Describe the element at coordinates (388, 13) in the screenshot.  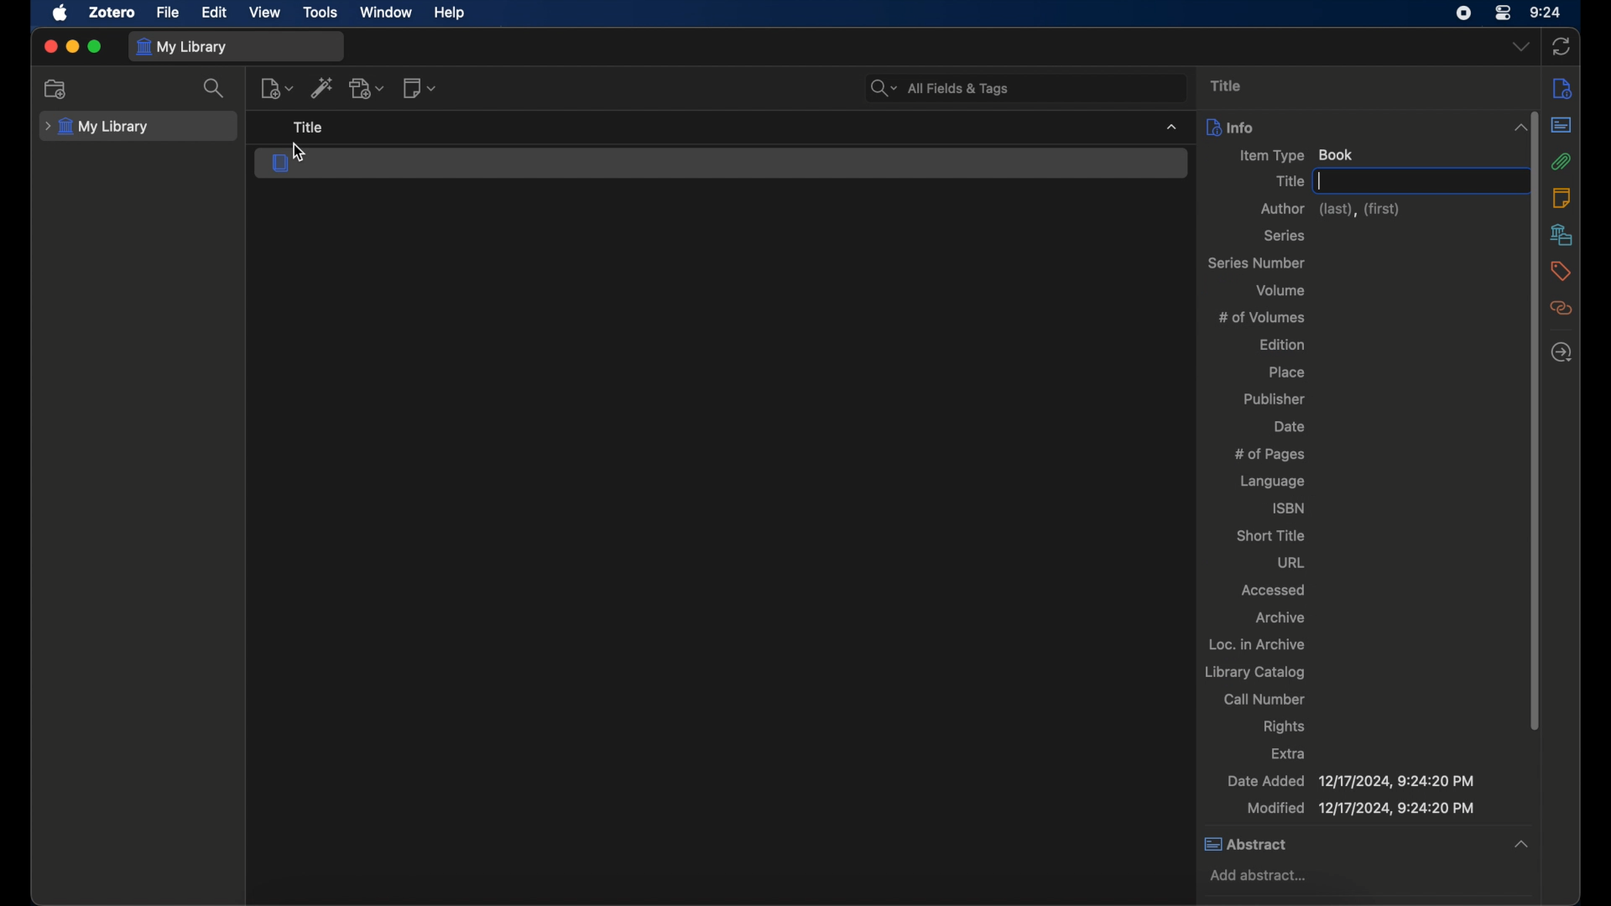
I see `window` at that location.